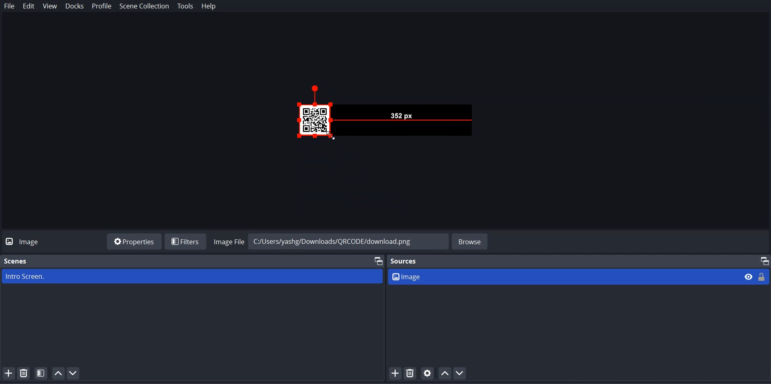  What do you see at coordinates (460, 373) in the screenshot?
I see `Move Source Down` at bounding box center [460, 373].